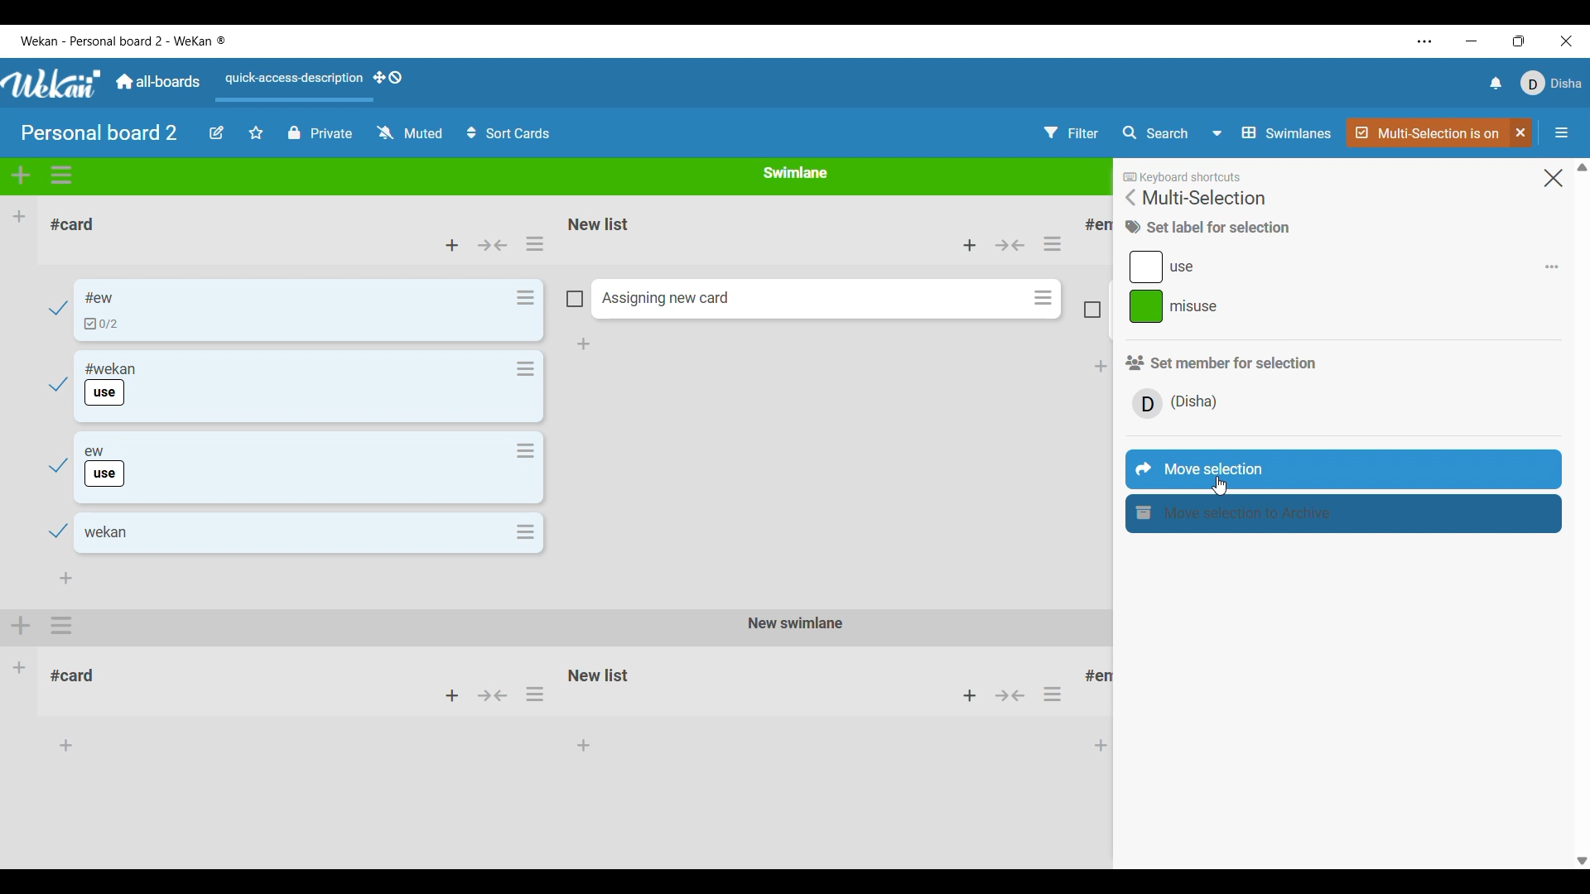 The width and height of the screenshot is (1590, 894). I want to click on Edit board, so click(216, 133).